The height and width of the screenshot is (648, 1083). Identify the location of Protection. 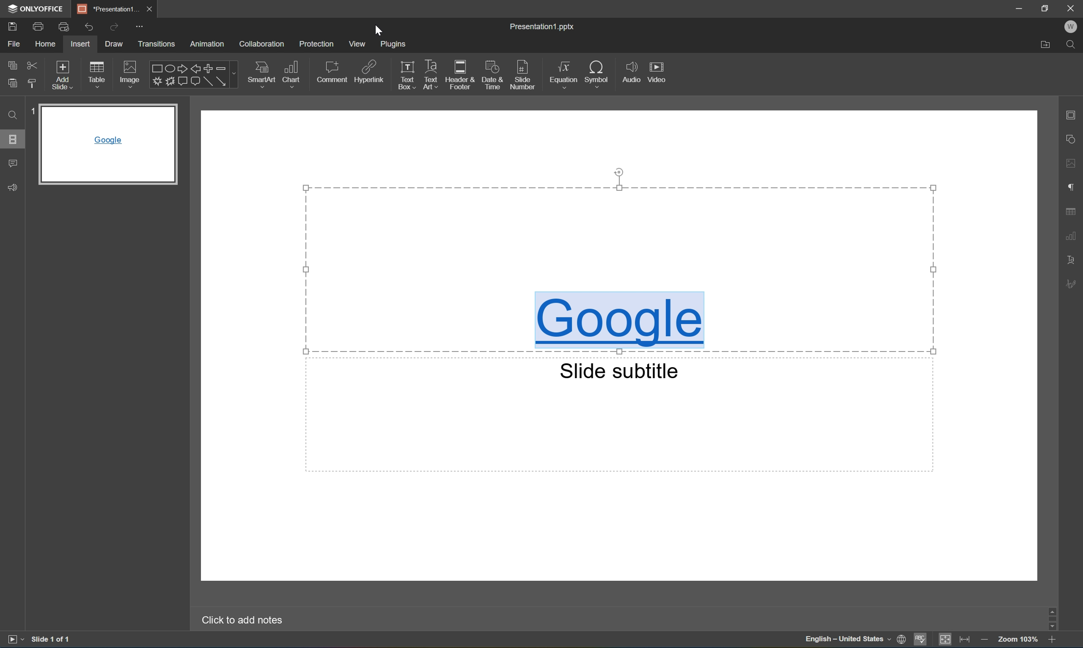
(317, 44).